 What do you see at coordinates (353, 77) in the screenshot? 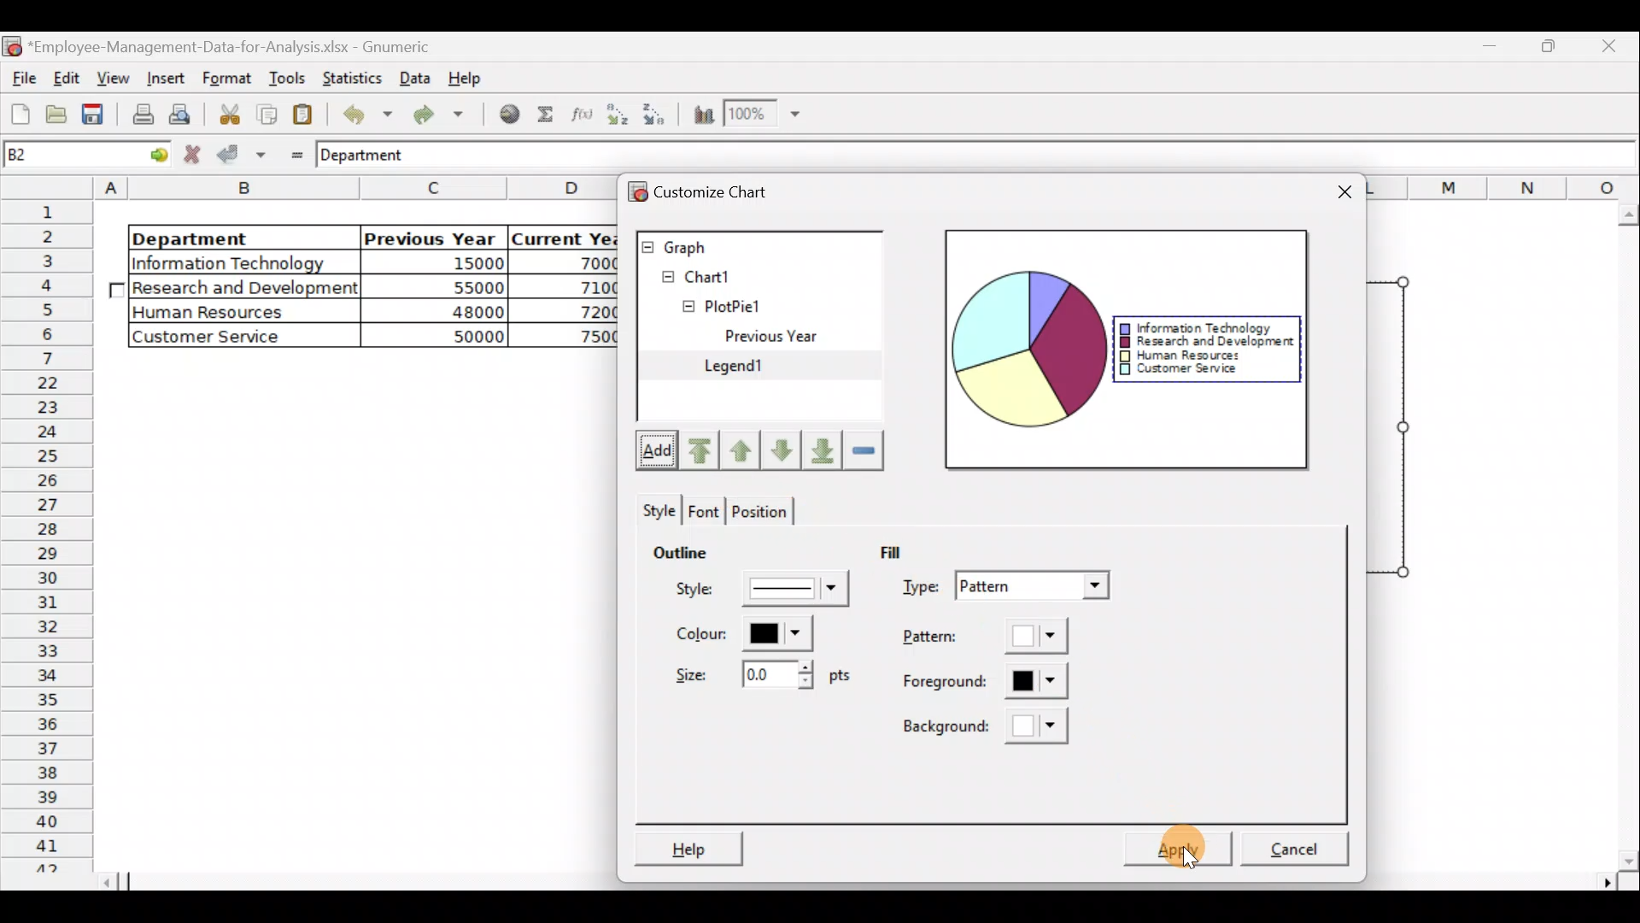
I see `Statistics` at bounding box center [353, 77].